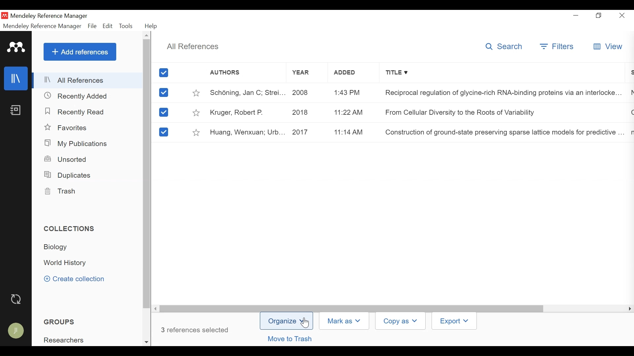 This screenshot has height=356, width=634. Describe the element at coordinates (628, 309) in the screenshot. I see `Scroll Right` at that location.